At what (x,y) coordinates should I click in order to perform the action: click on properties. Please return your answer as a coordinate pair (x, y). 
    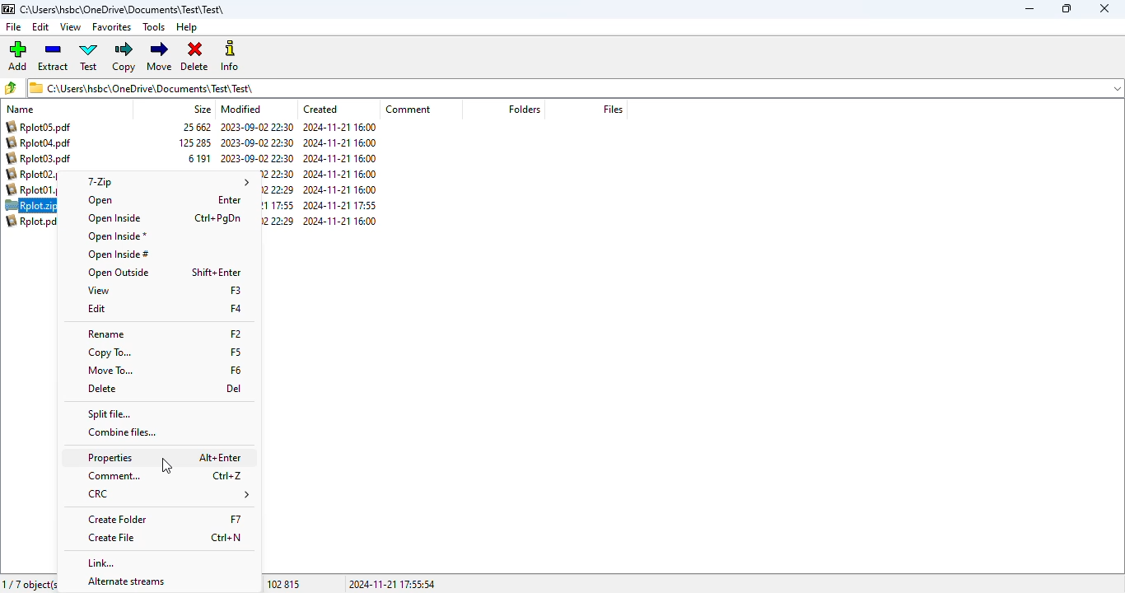
    Looking at the image, I should click on (110, 458).